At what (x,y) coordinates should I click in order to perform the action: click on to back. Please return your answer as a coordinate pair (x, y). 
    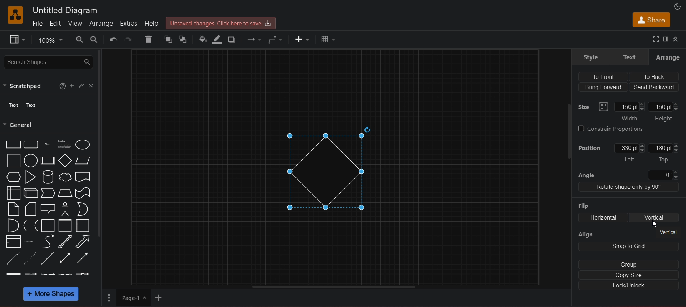
    Looking at the image, I should click on (184, 39).